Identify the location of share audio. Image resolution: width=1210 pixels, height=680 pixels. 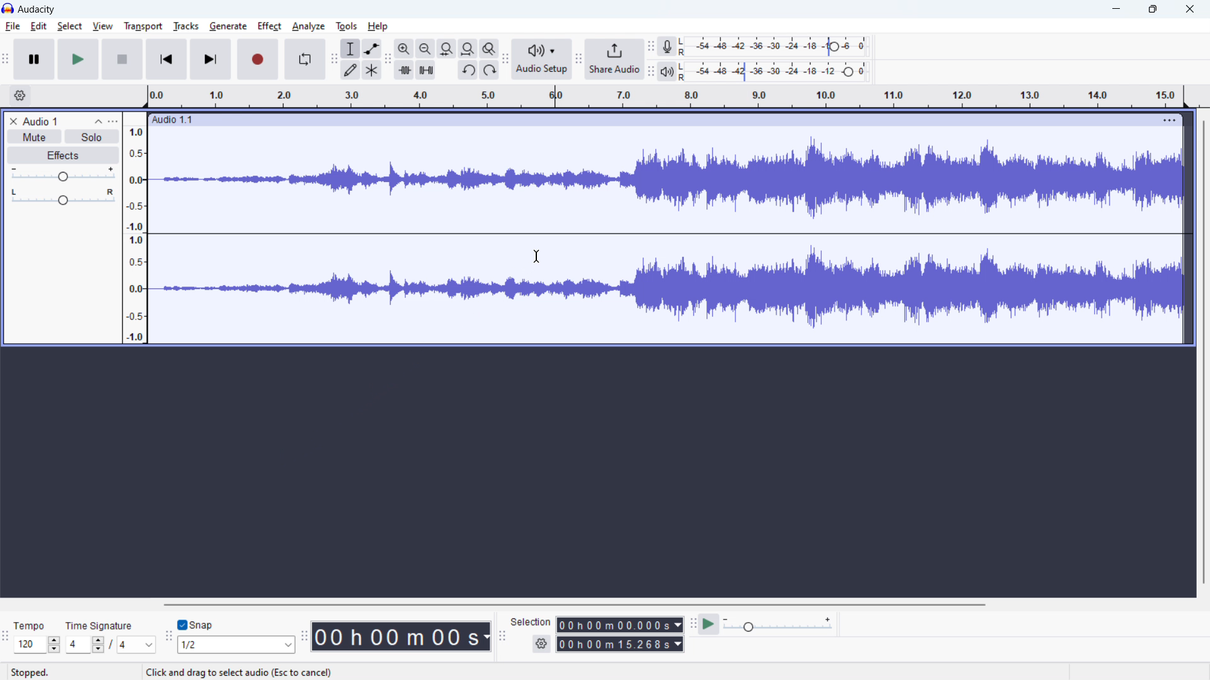
(614, 58).